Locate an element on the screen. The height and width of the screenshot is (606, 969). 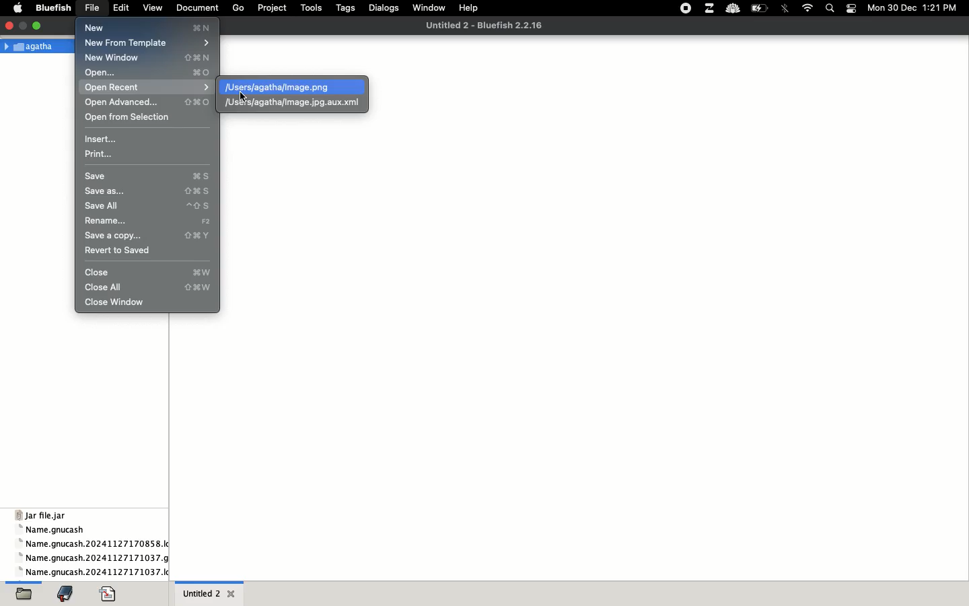
name gnucash is located at coordinates (51, 530).